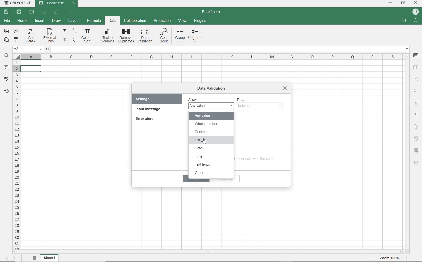 This screenshot has width=422, height=262. I want to click on time, so click(207, 156).